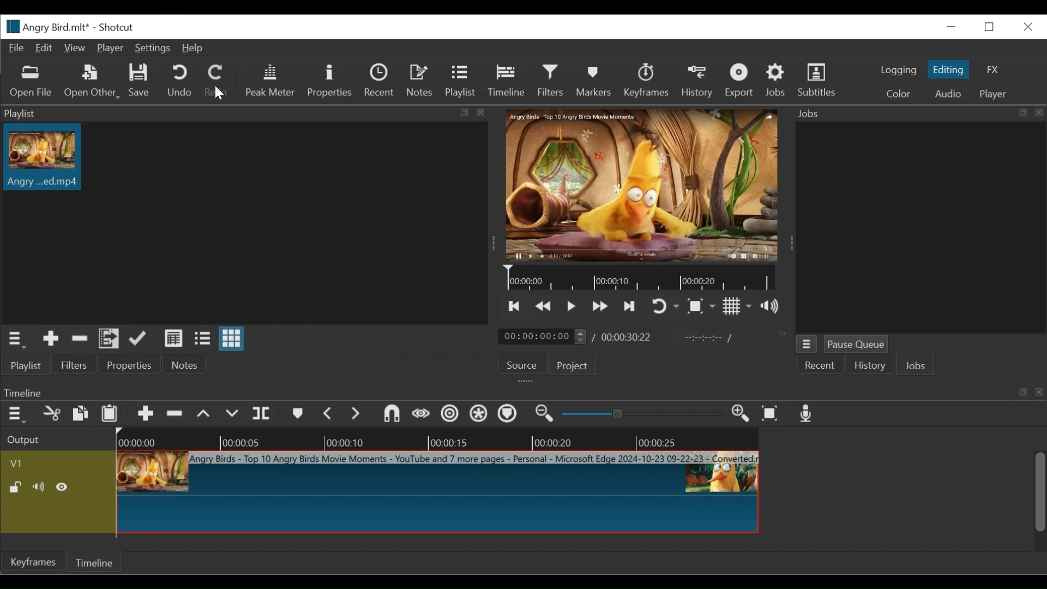 This screenshot has height=589, width=1047. What do you see at coordinates (16, 49) in the screenshot?
I see `File` at bounding box center [16, 49].